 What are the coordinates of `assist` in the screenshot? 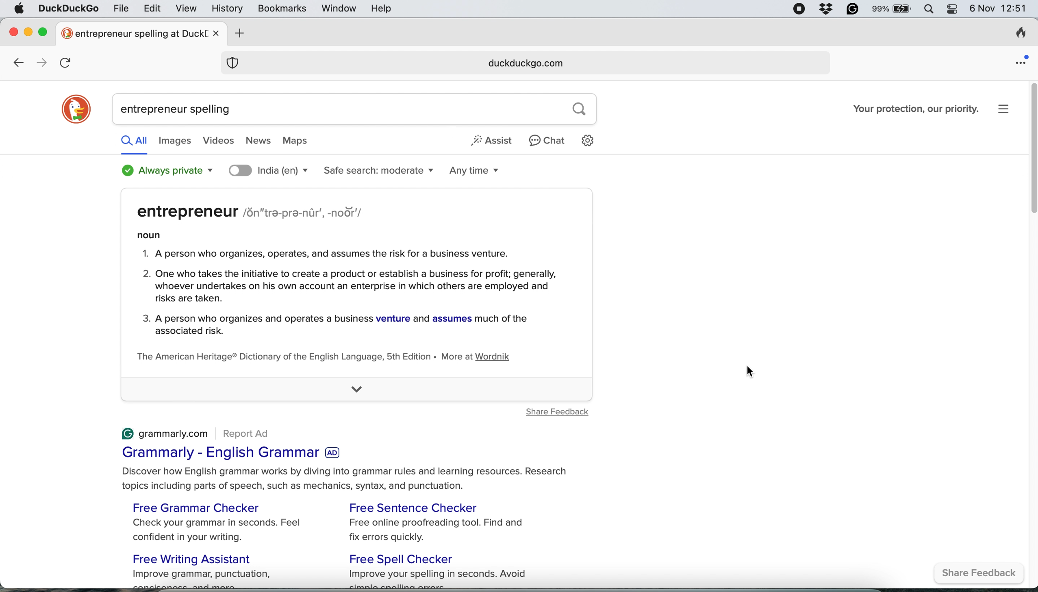 It's located at (486, 141).